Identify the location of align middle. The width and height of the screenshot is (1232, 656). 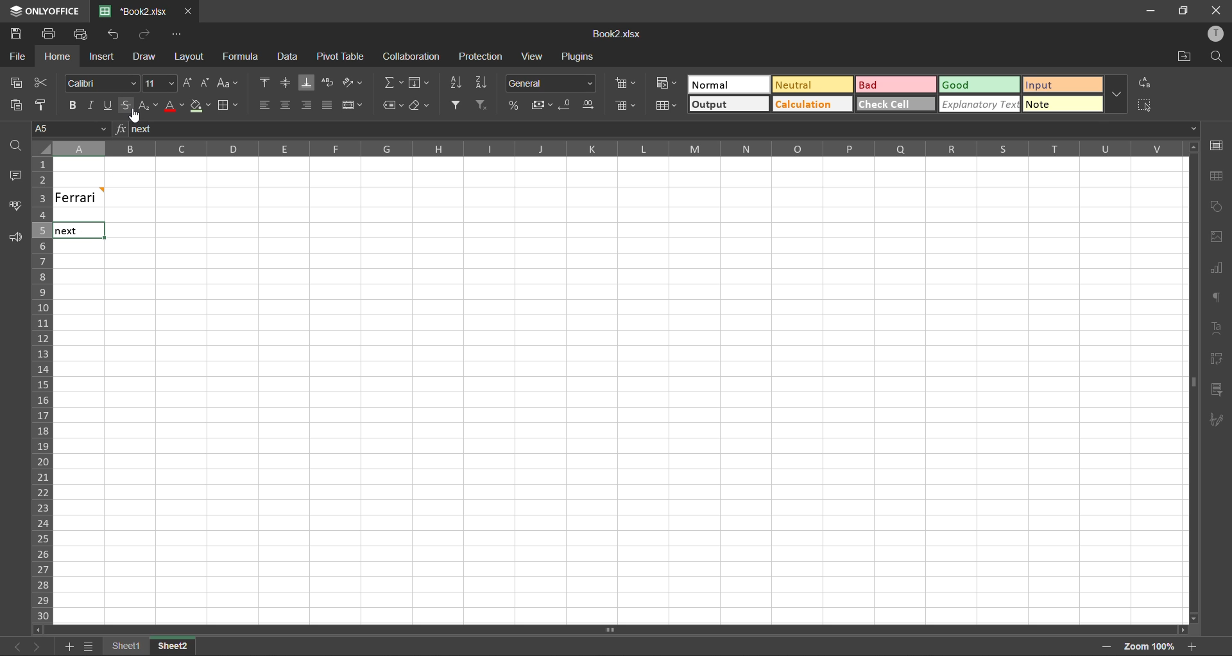
(286, 83).